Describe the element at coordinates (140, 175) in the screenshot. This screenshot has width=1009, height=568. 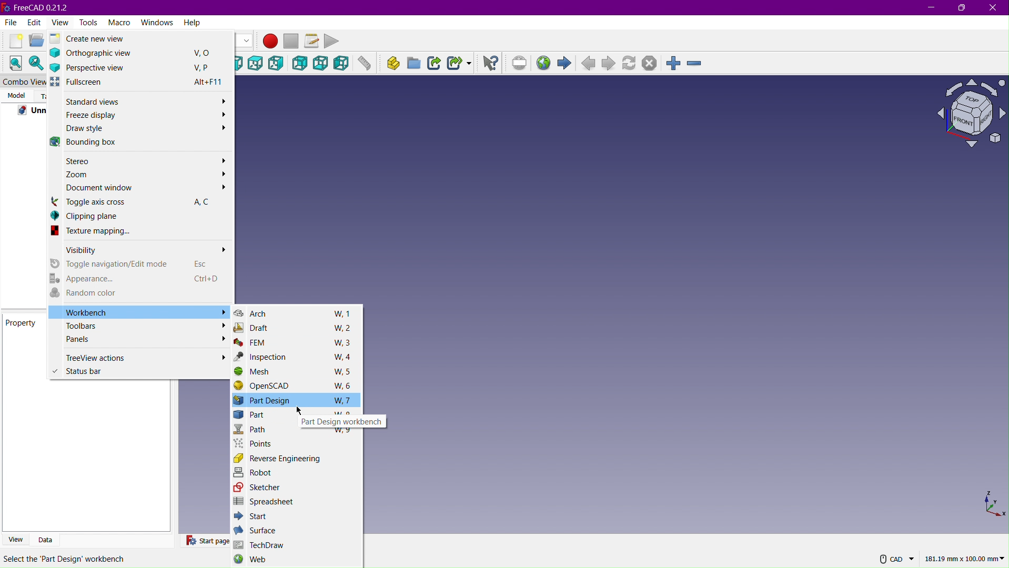
I see `Zoom` at that location.